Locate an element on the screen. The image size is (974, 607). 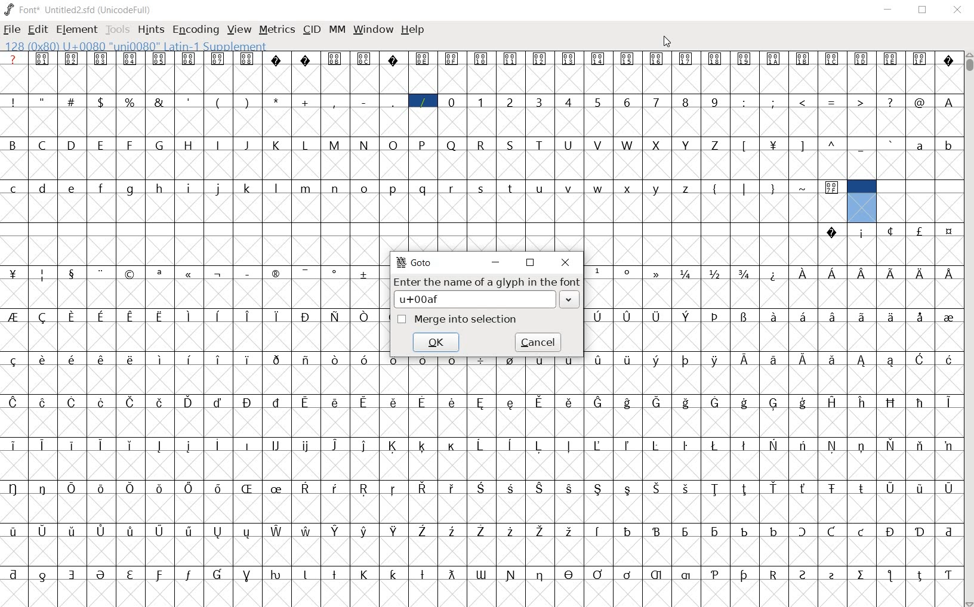
Symbol is located at coordinates (746, 575).